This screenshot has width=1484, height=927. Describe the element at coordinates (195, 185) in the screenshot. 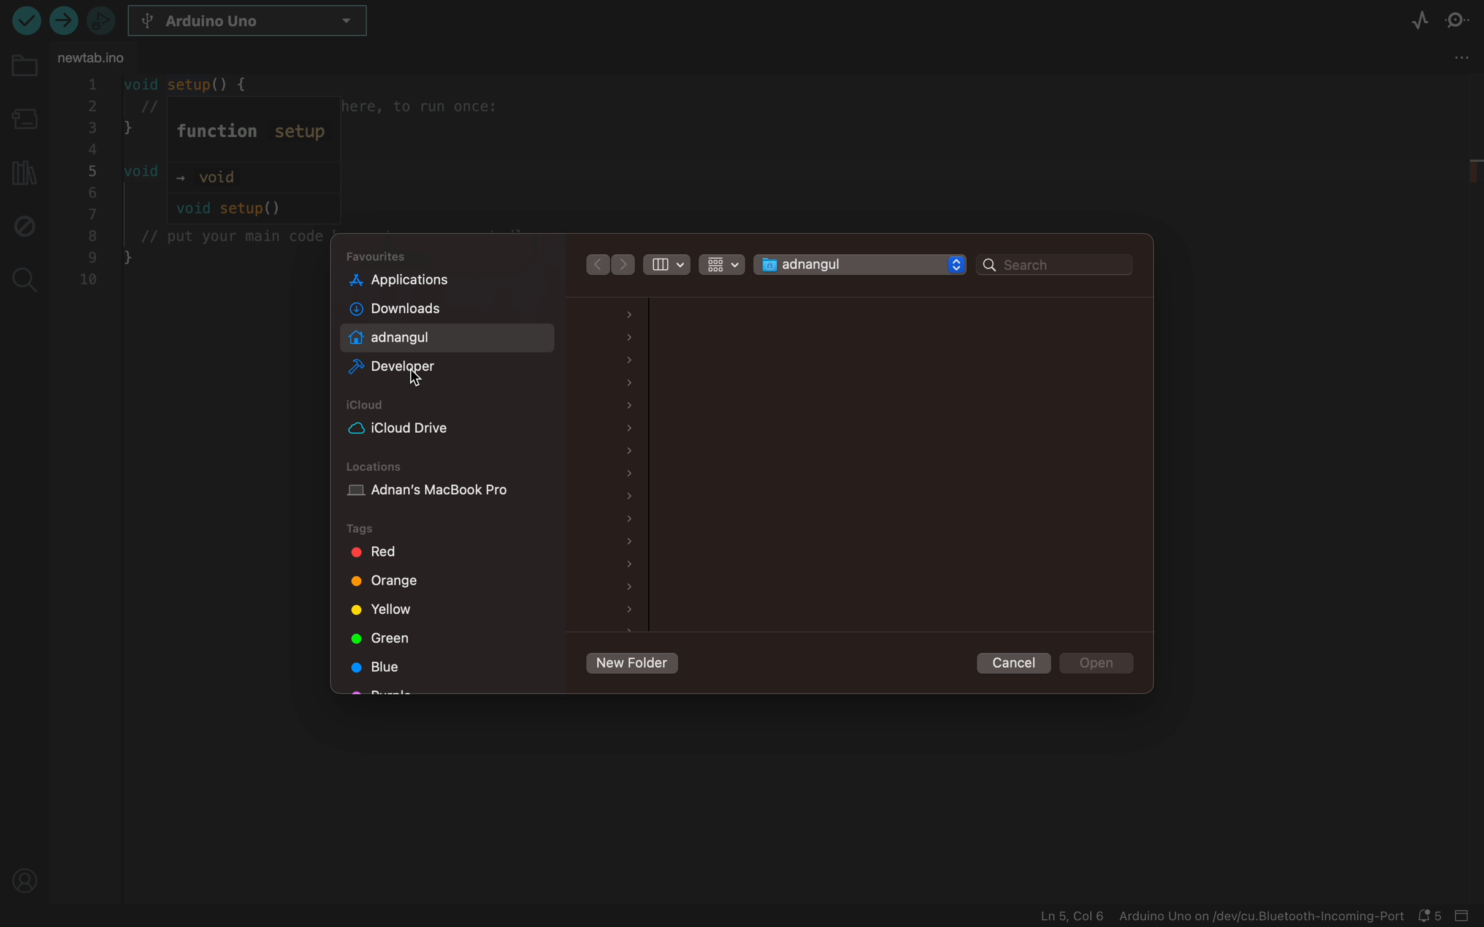

I see `code` at that location.